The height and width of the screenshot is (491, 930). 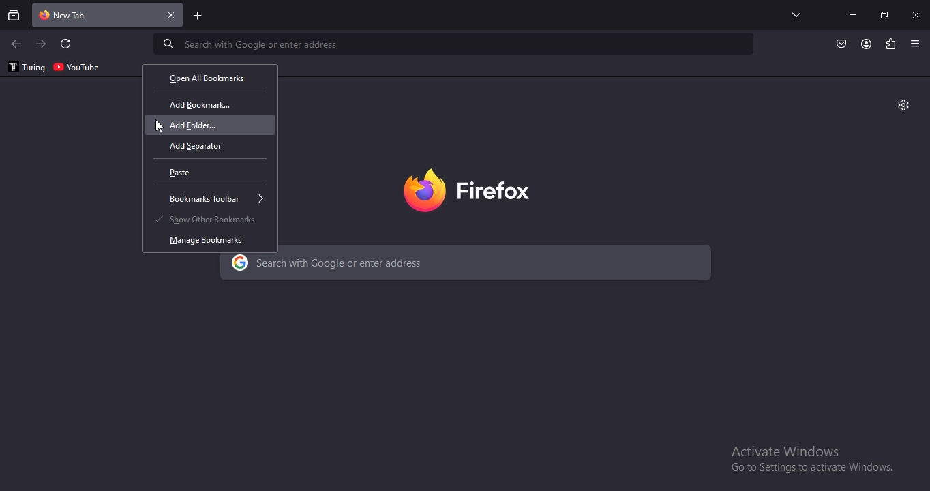 What do you see at coordinates (798, 14) in the screenshot?
I see `search tabs` at bounding box center [798, 14].